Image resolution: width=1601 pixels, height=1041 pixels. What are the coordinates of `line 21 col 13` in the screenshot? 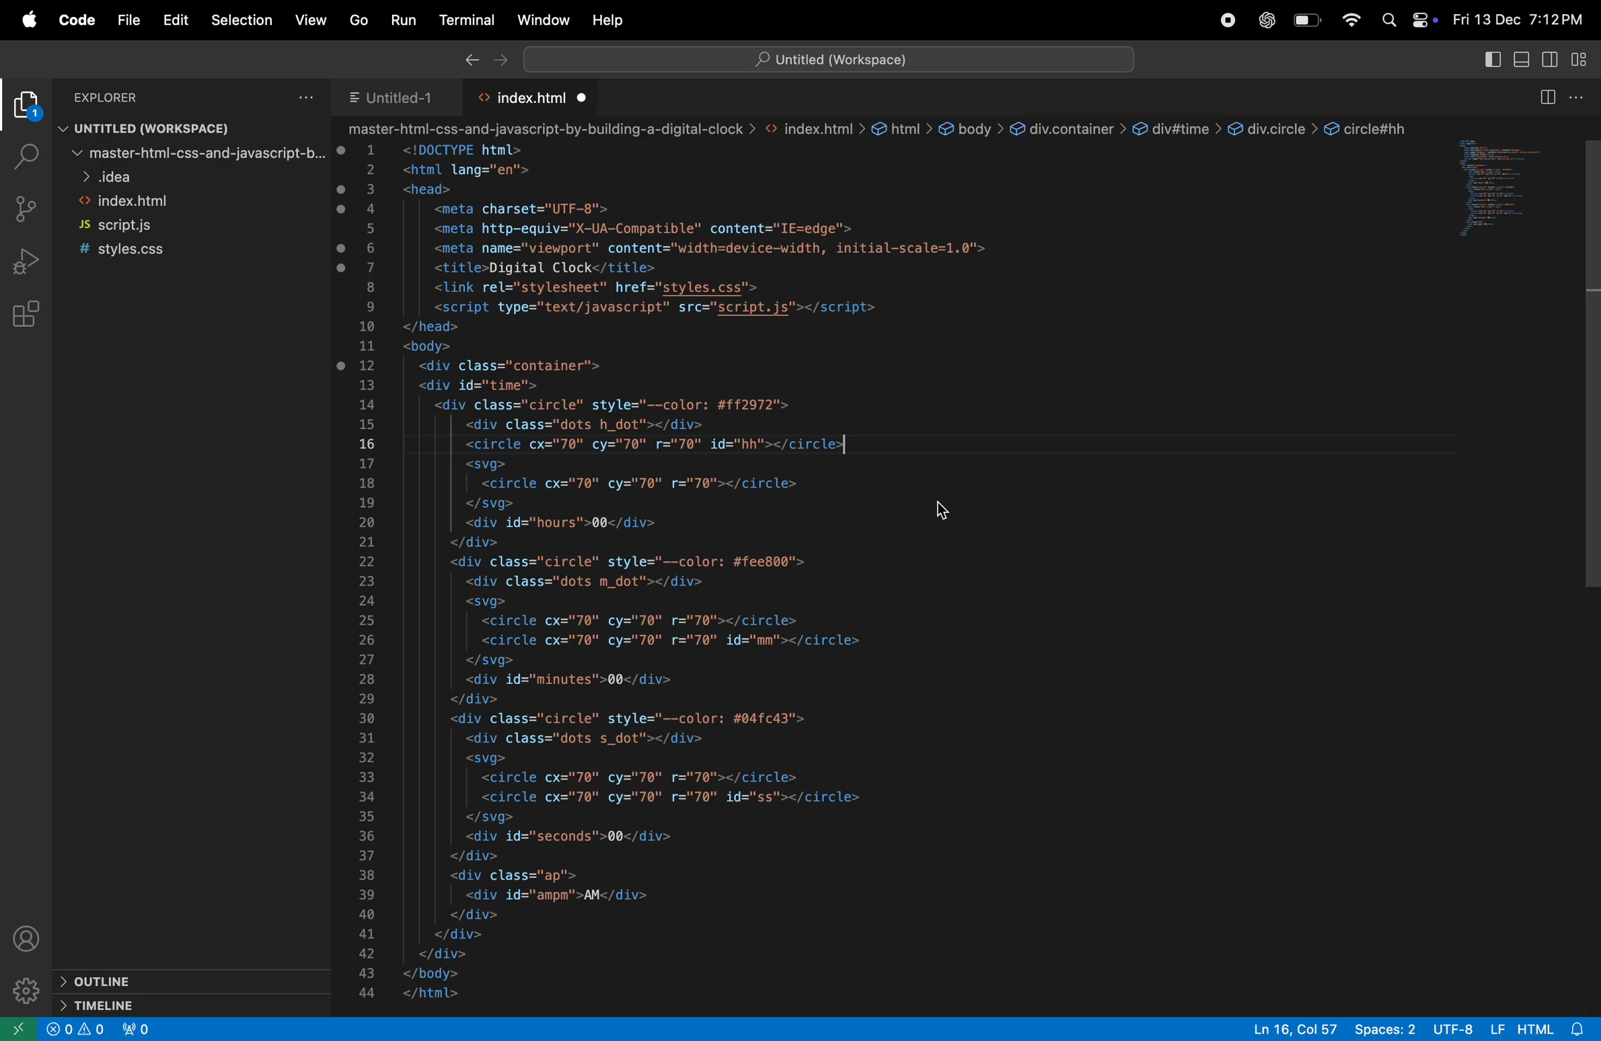 It's located at (1296, 1028).